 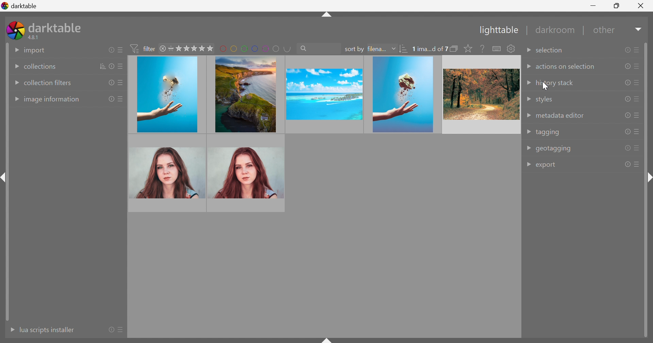 What do you see at coordinates (528, 52) in the screenshot?
I see `Drop Down` at bounding box center [528, 52].